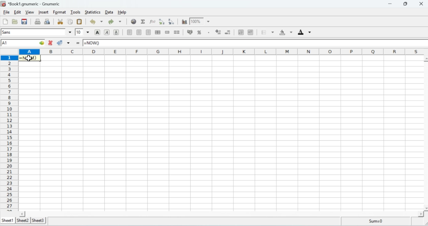  I want to click on Borders, so click(267, 32).